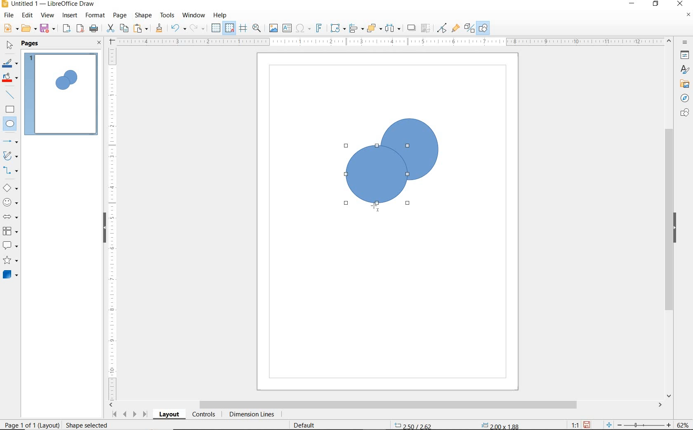 The width and height of the screenshot is (693, 430). I want to click on SCALE FACTOR, so click(571, 425).